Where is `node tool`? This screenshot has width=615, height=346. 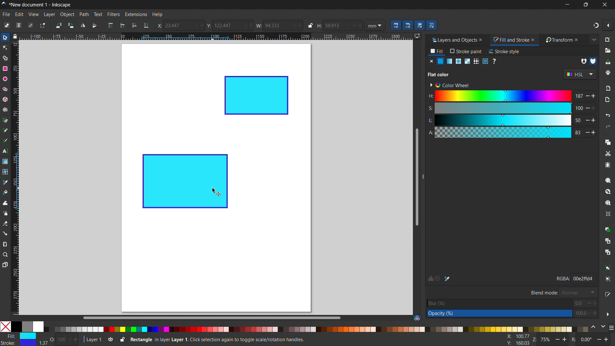 node tool is located at coordinates (5, 47).